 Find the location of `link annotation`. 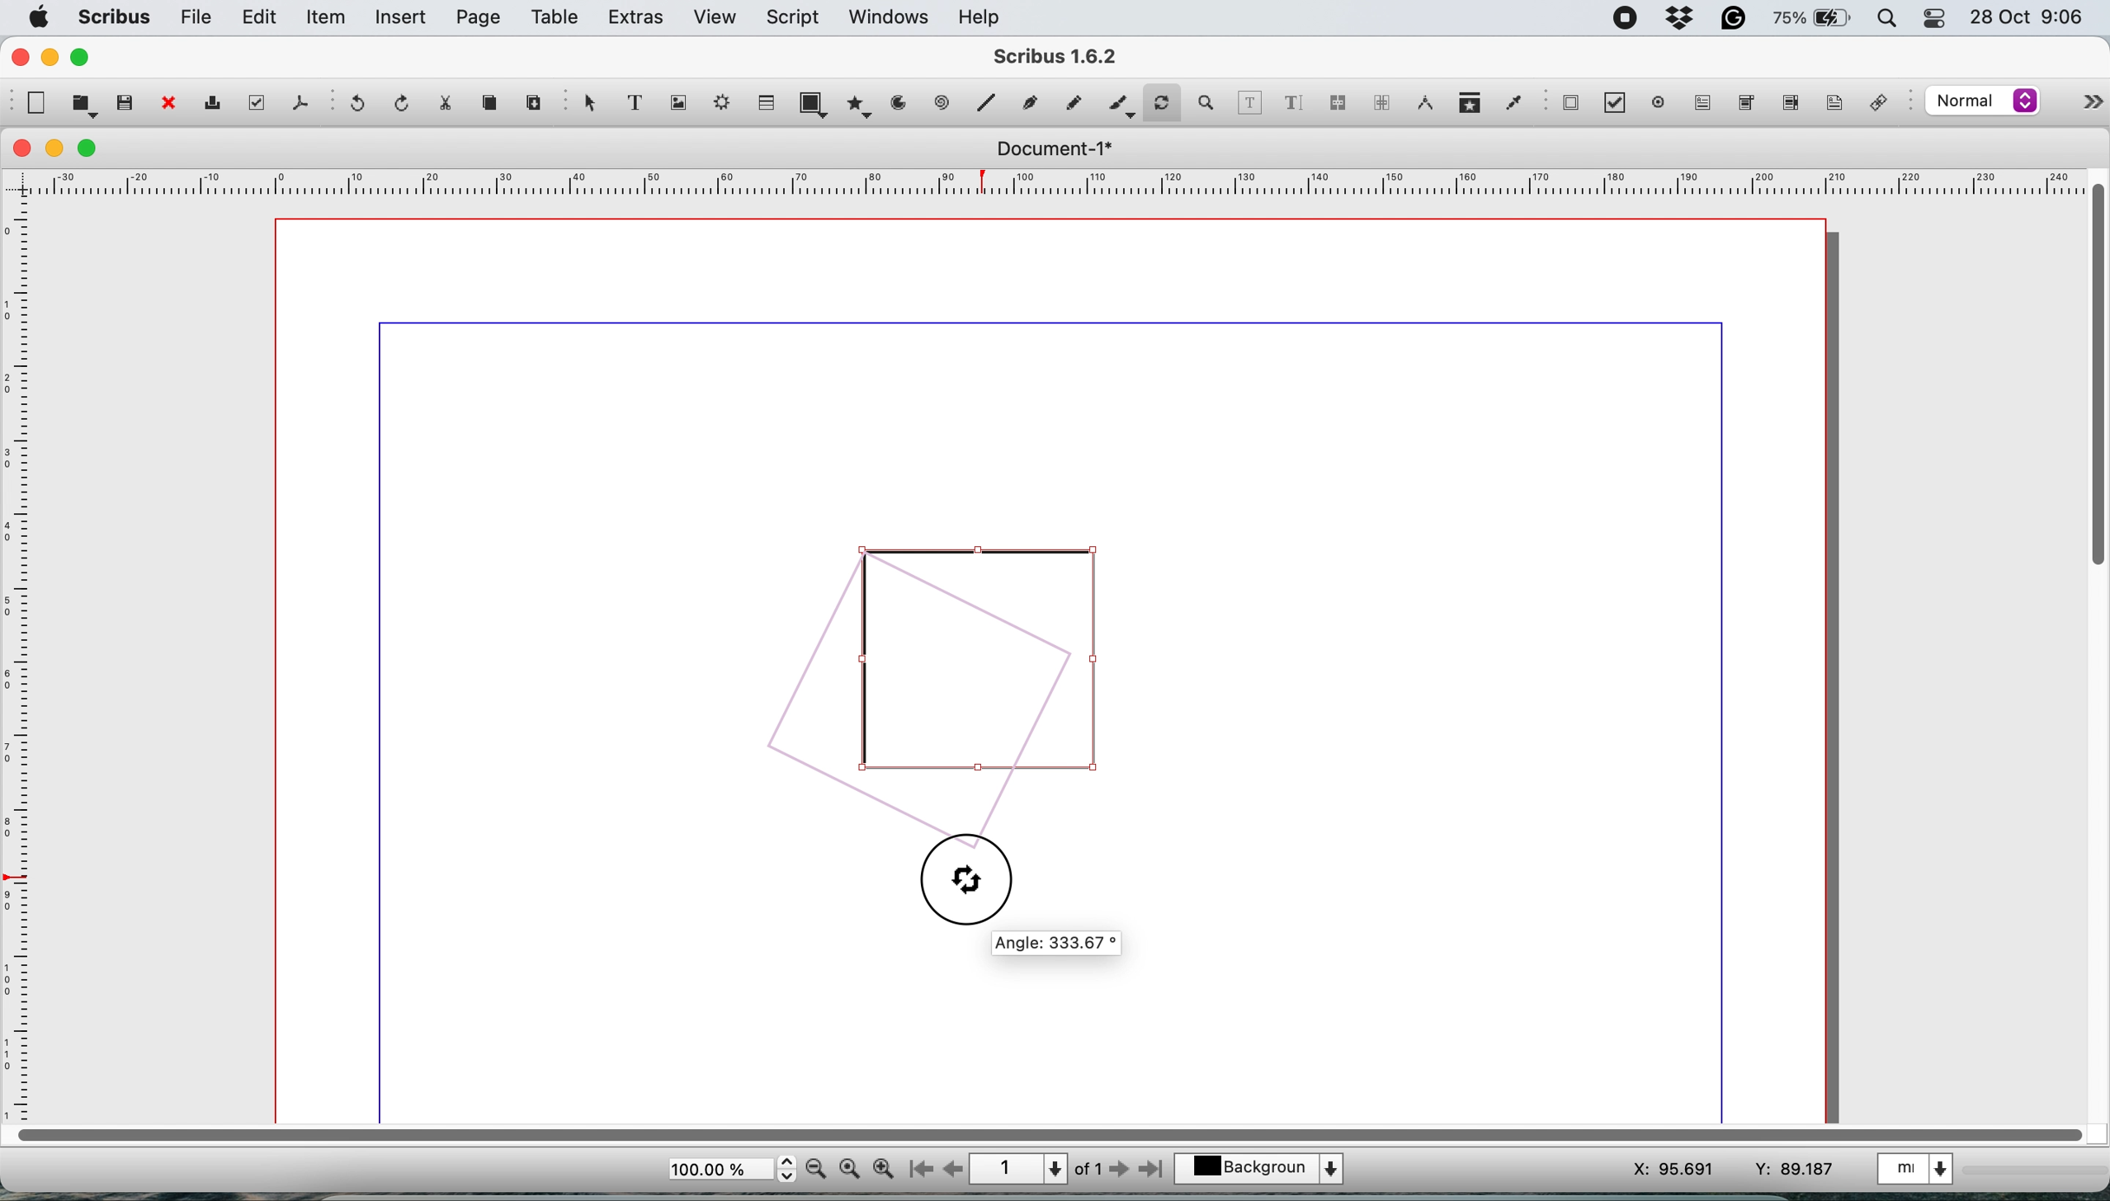

link annotation is located at coordinates (1886, 102).